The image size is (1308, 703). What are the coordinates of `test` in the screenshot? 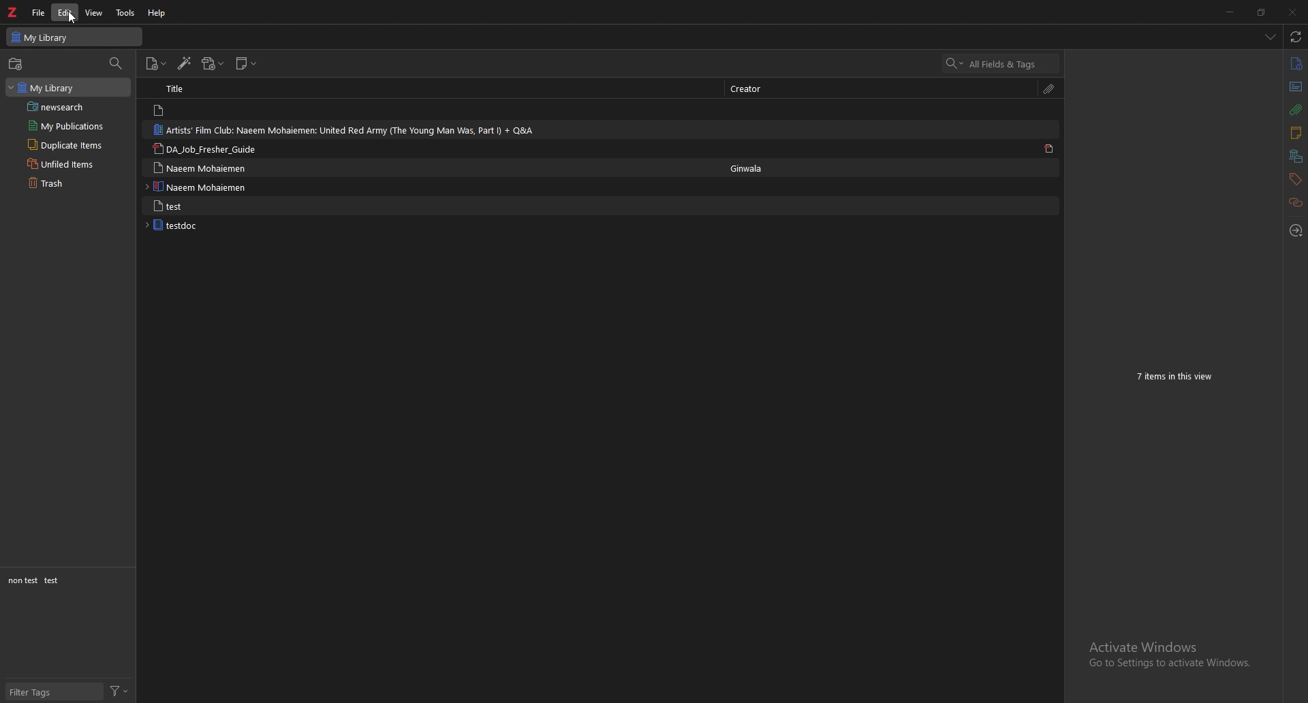 It's located at (53, 580).